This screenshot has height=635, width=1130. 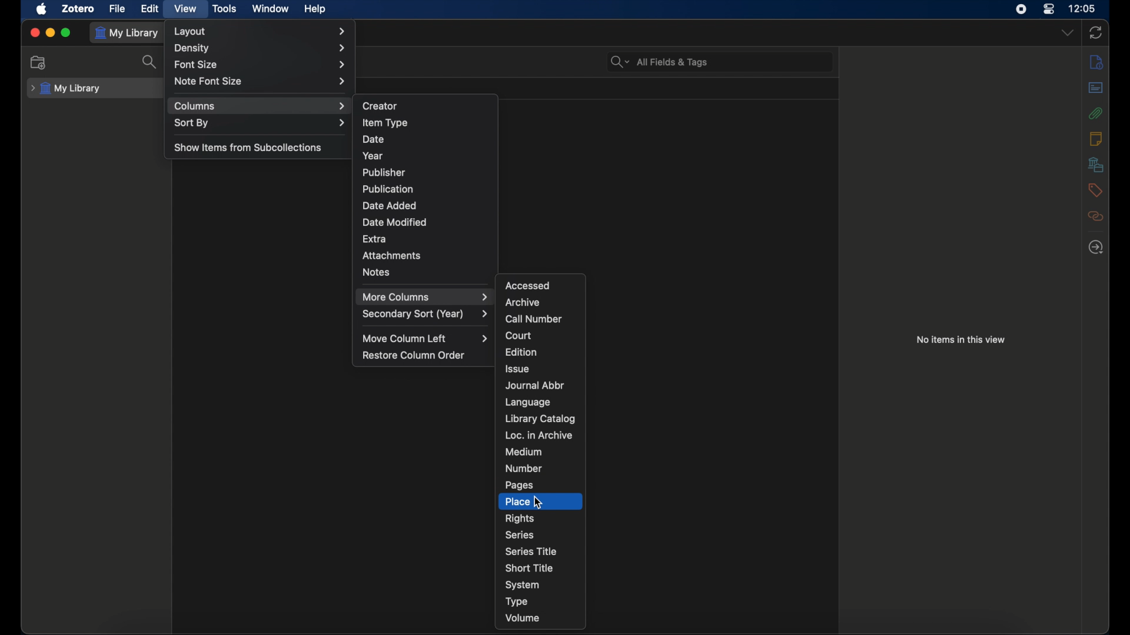 I want to click on sync, so click(x=1096, y=34).